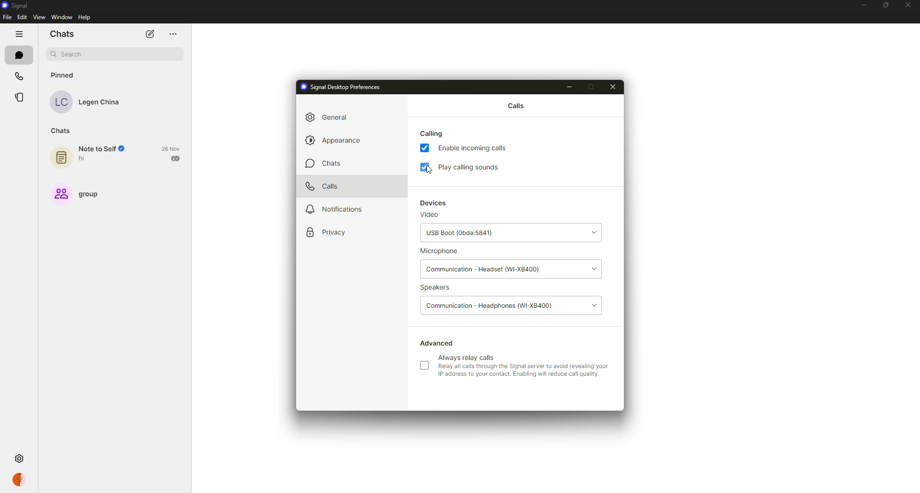 This screenshot has width=920, height=493. I want to click on pinned, so click(65, 75).